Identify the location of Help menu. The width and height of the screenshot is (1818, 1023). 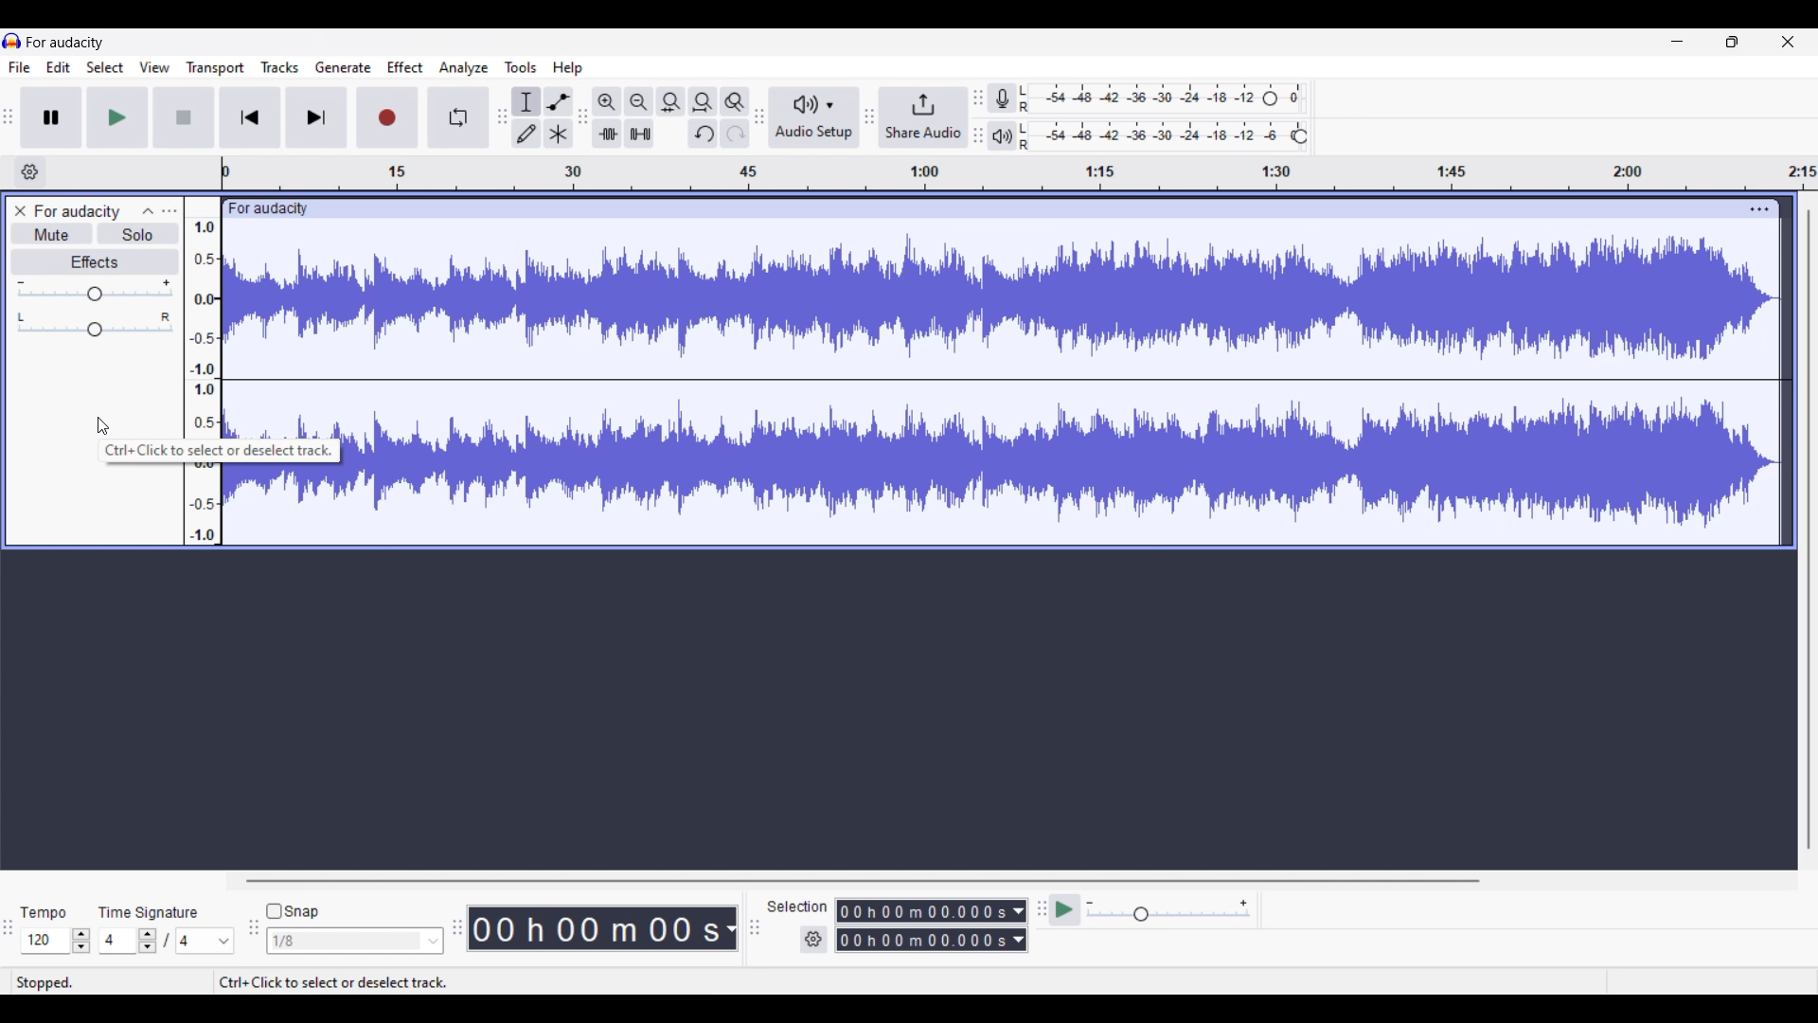
(568, 69).